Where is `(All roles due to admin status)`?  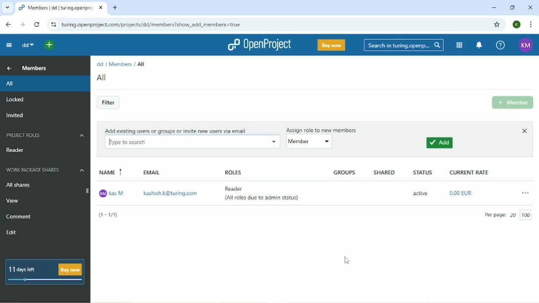
(All roles due to admin status) is located at coordinates (263, 200).